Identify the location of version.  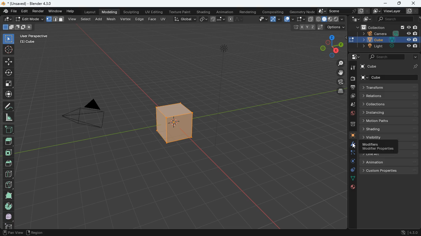
(409, 232).